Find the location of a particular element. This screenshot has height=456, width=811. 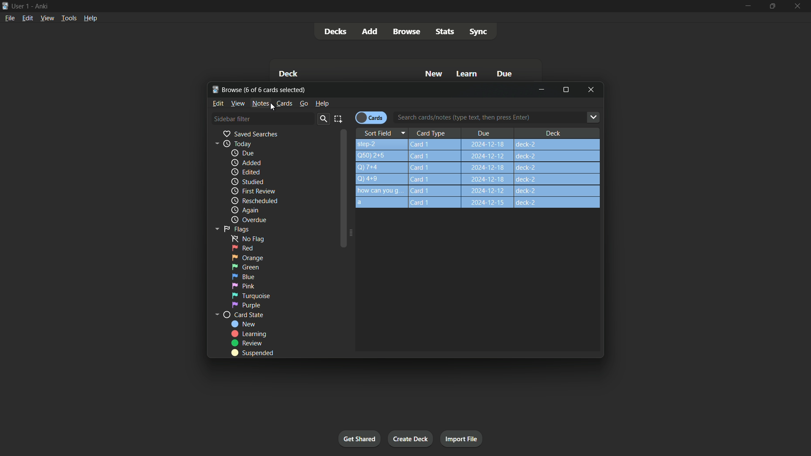

Tools menu is located at coordinates (67, 19).